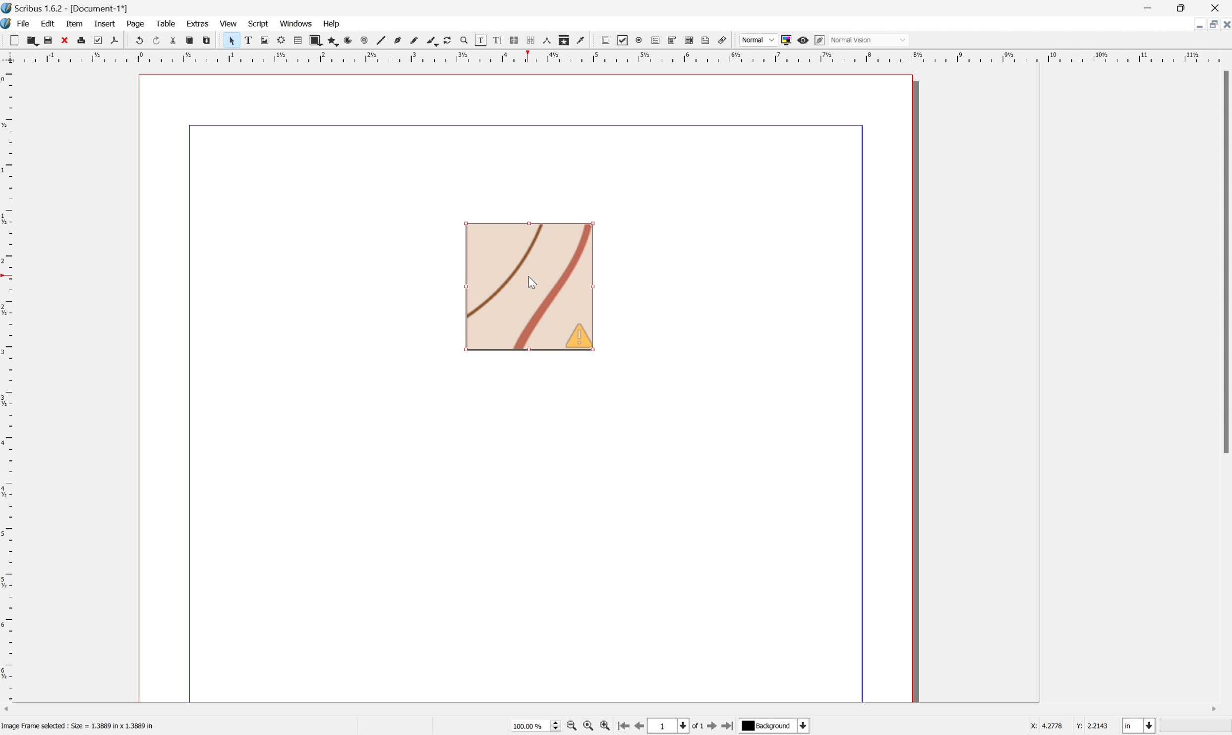 This screenshot has height=735, width=1232. Describe the element at coordinates (317, 40) in the screenshot. I see `Shape` at that location.